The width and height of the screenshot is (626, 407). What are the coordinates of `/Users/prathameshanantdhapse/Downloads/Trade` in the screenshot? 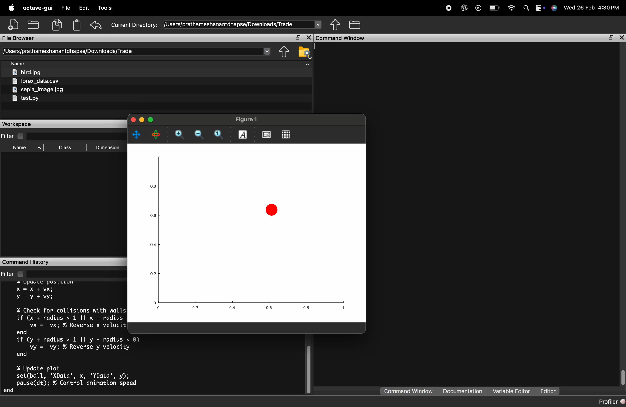 It's located at (230, 24).